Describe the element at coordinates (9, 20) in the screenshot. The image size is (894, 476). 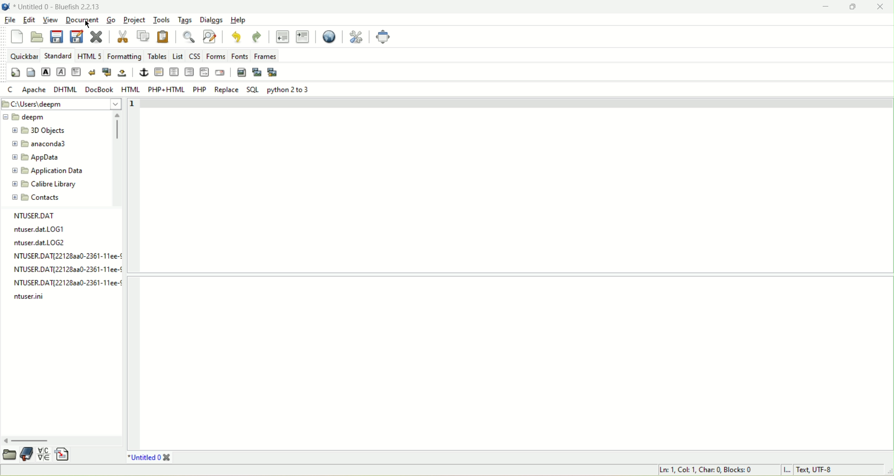
I see `file` at that location.